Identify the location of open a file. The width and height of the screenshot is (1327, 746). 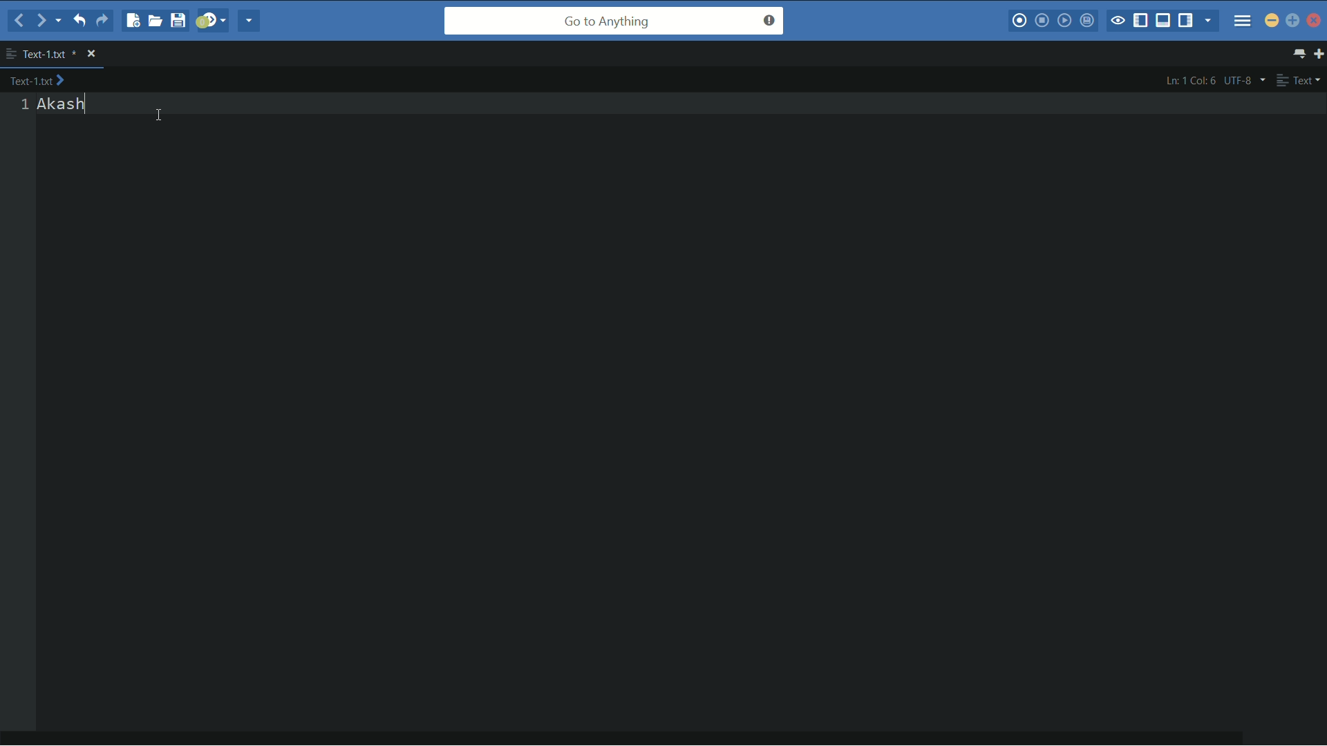
(155, 20).